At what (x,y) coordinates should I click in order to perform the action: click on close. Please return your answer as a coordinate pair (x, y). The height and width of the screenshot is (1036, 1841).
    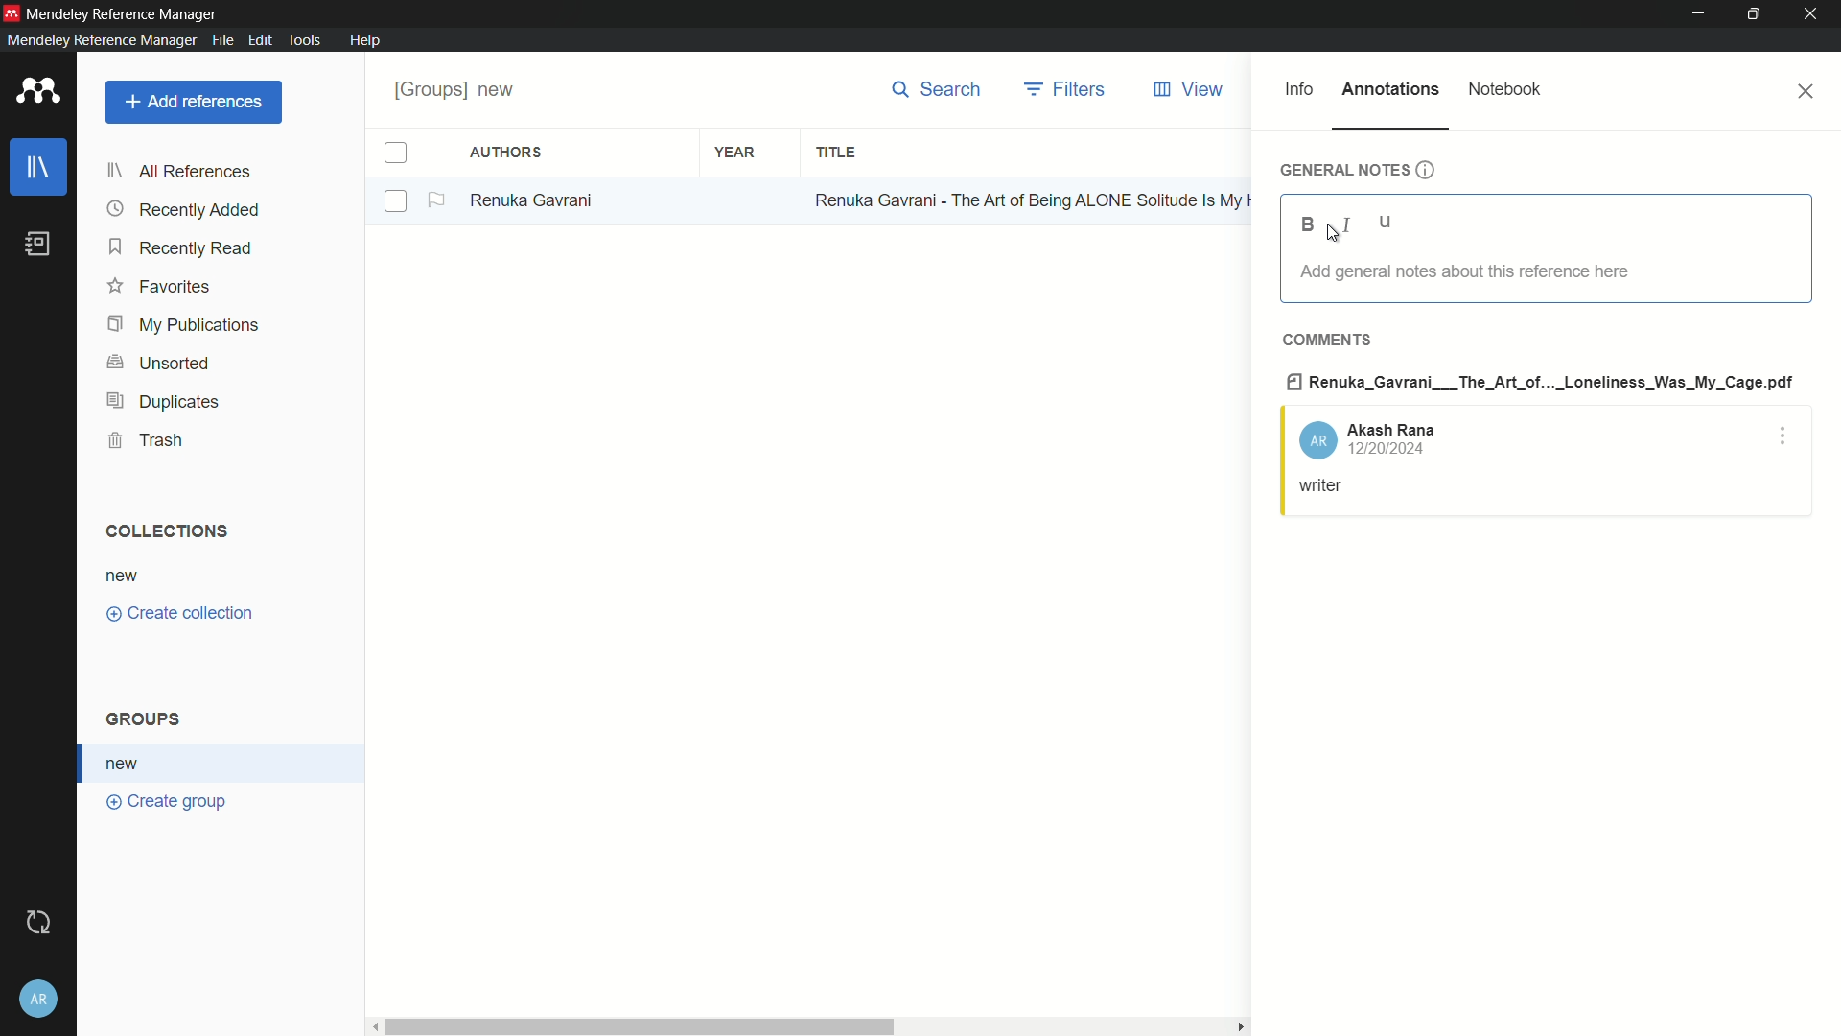
    Looking at the image, I should click on (1808, 91).